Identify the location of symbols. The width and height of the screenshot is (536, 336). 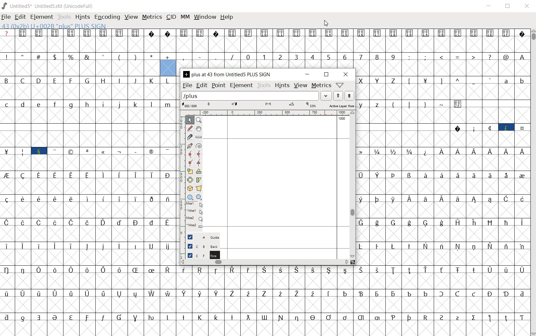
(265, 40).